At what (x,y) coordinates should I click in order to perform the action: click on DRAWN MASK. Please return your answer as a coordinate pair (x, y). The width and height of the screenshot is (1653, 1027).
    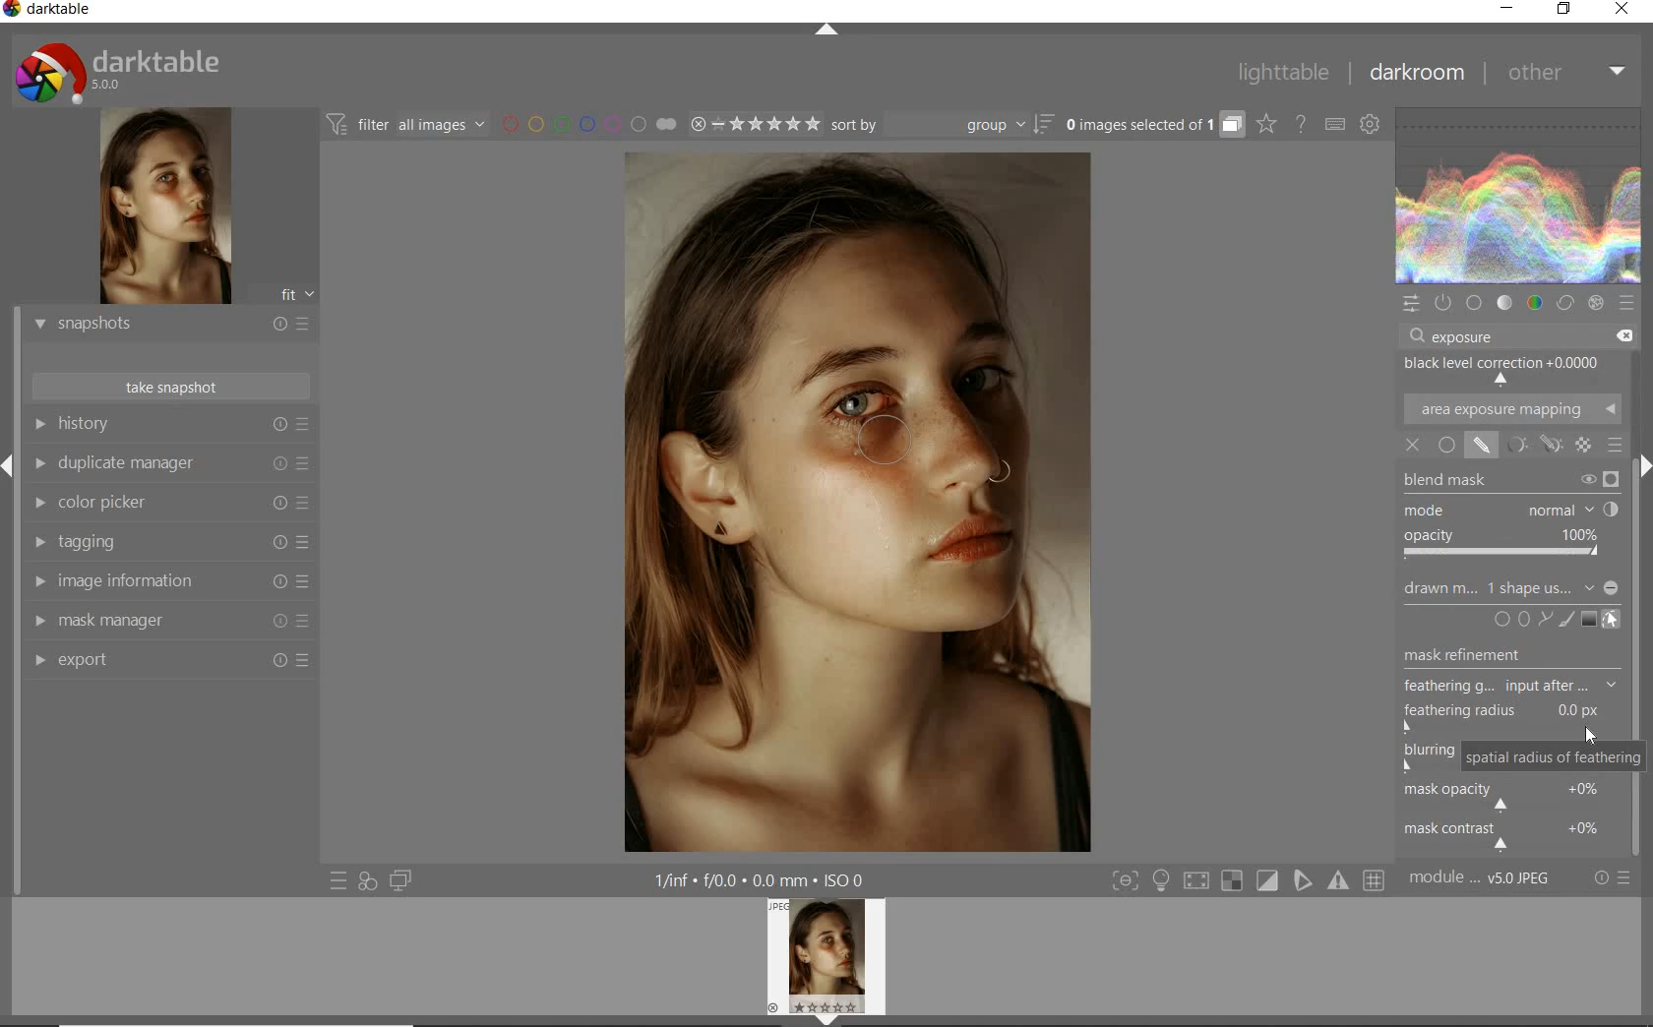
    Looking at the image, I should click on (1511, 587).